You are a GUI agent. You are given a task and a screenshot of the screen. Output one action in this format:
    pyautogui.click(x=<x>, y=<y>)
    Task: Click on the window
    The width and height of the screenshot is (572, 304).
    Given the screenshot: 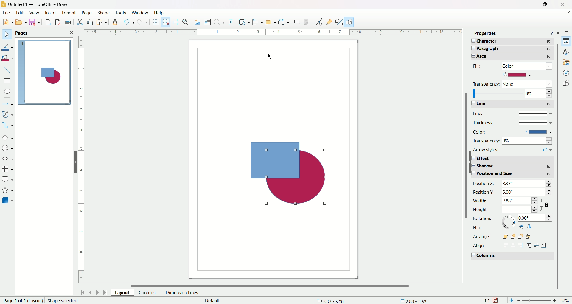 What is the action you would take?
    pyautogui.click(x=141, y=12)
    